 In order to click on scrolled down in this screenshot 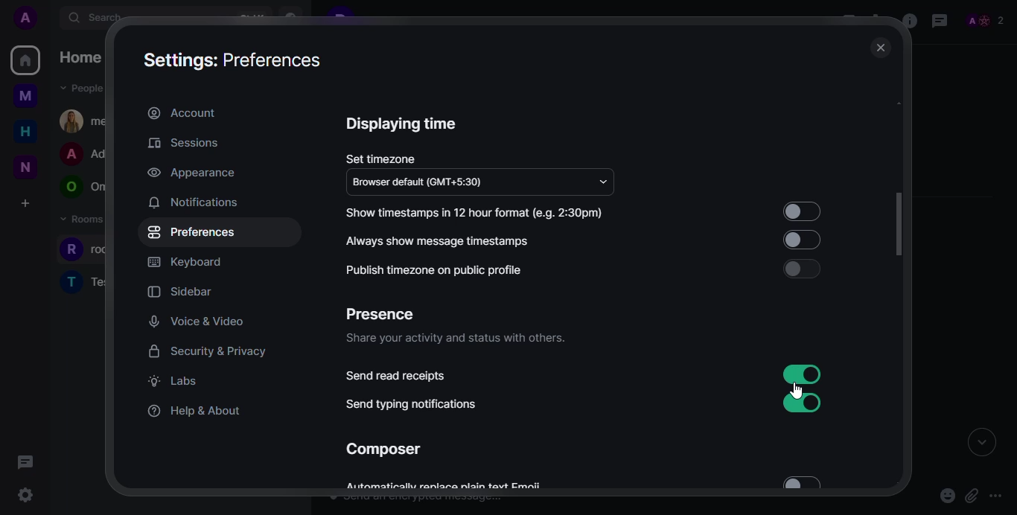, I will do `click(902, 225)`.